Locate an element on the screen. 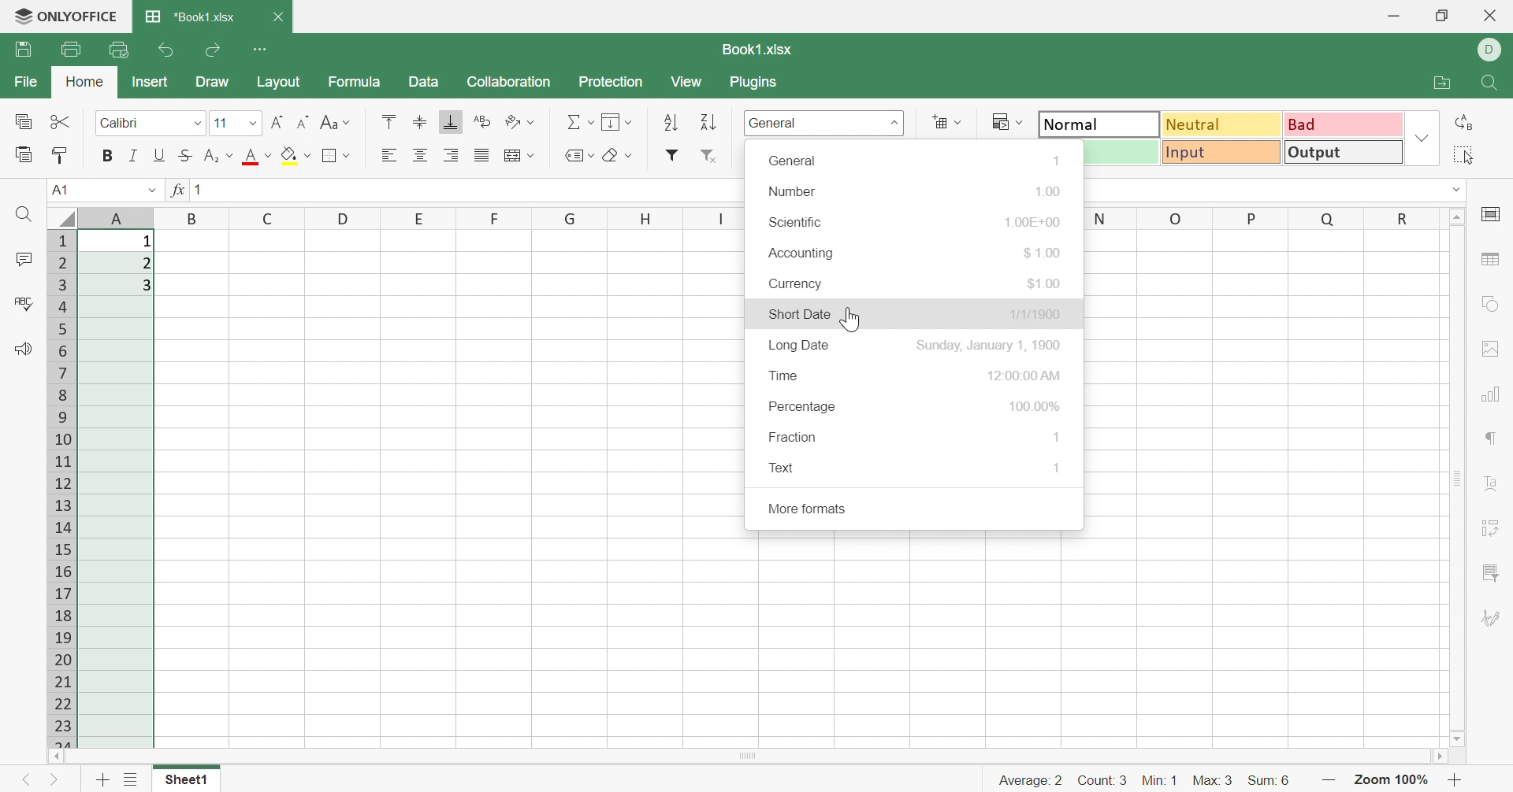 The height and width of the screenshot is (792, 1513). File is located at coordinates (24, 82).